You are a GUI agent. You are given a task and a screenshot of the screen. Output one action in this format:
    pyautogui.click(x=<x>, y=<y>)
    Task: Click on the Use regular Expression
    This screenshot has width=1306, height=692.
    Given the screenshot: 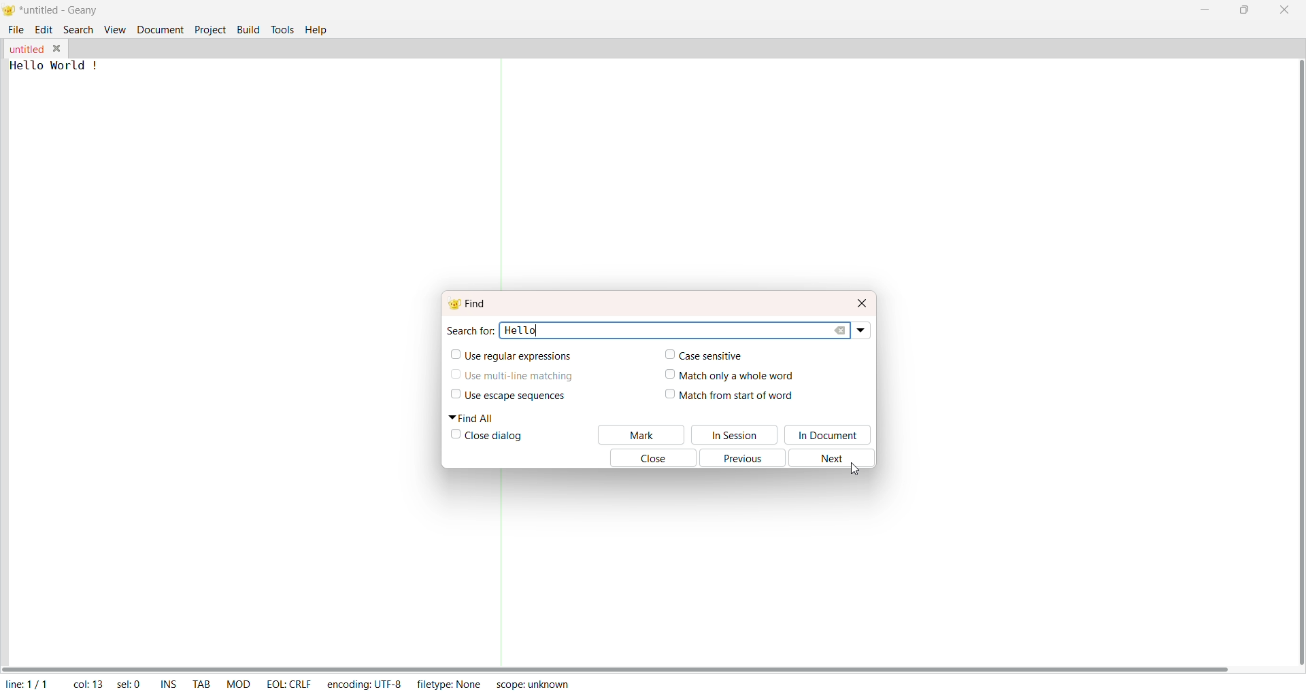 What is the action you would take?
    pyautogui.click(x=519, y=357)
    